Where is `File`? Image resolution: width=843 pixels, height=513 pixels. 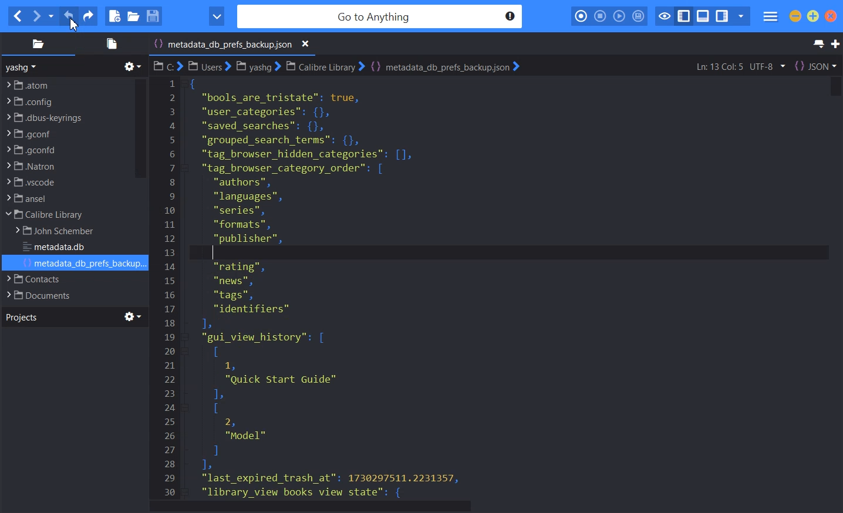
File is located at coordinates (63, 279).